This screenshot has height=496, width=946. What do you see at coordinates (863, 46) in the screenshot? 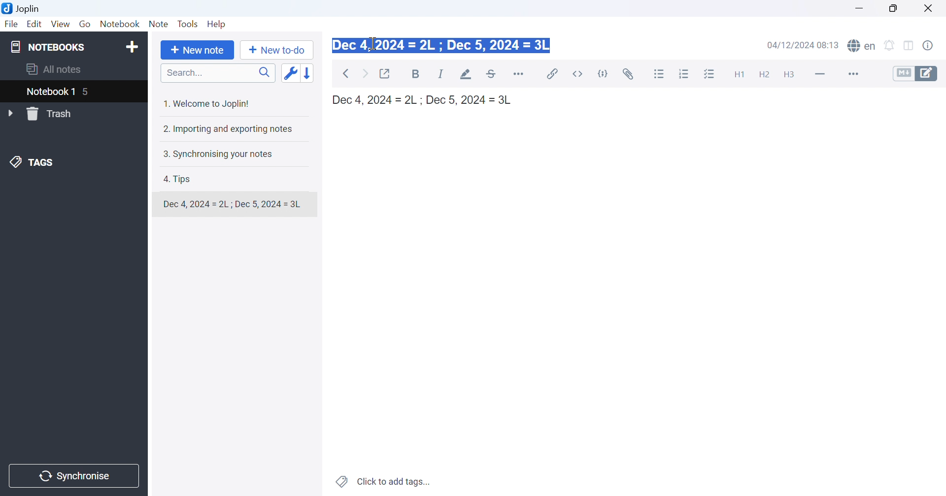
I see `Spell checker` at bounding box center [863, 46].